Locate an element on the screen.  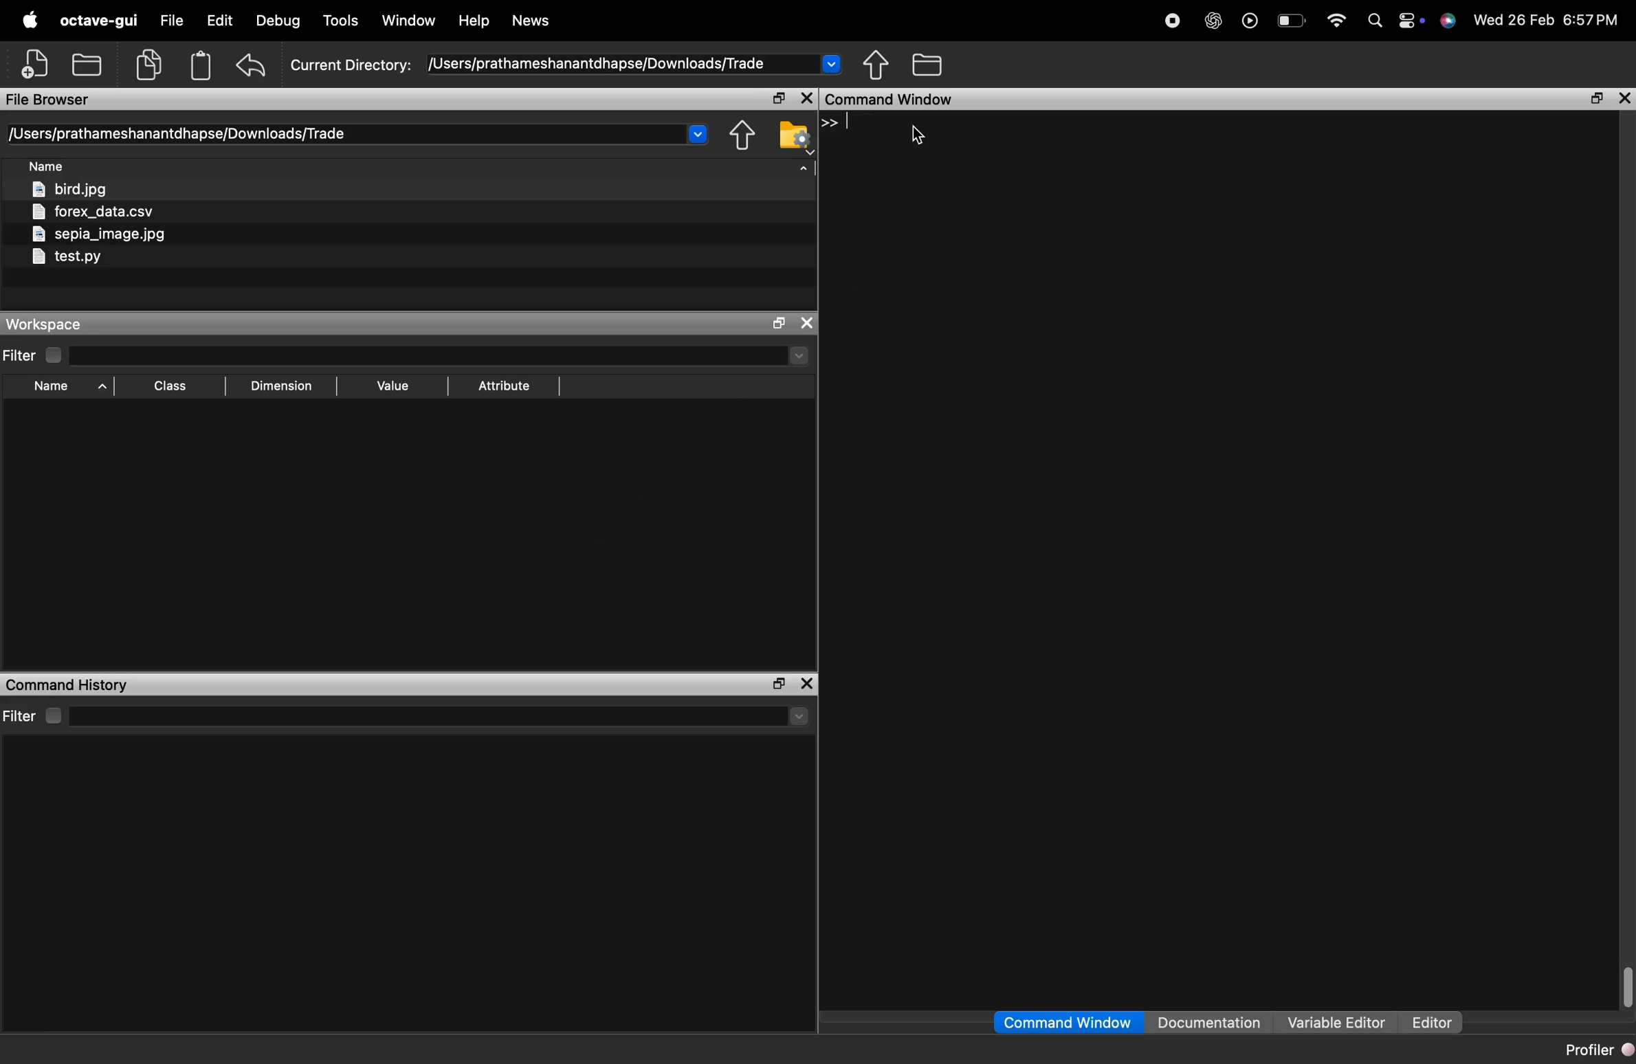
close is located at coordinates (1626, 99).